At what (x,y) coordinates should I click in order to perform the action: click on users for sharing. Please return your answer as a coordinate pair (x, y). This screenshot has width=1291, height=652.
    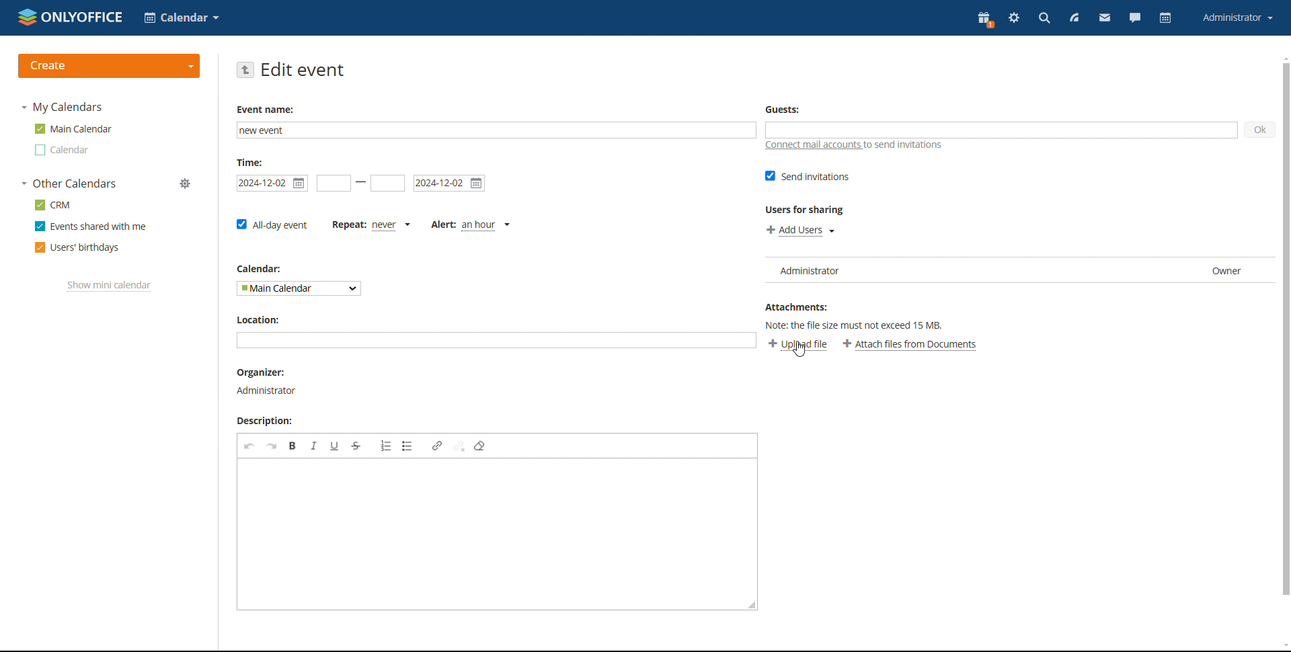
    Looking at the image, I should click on (806, 210).